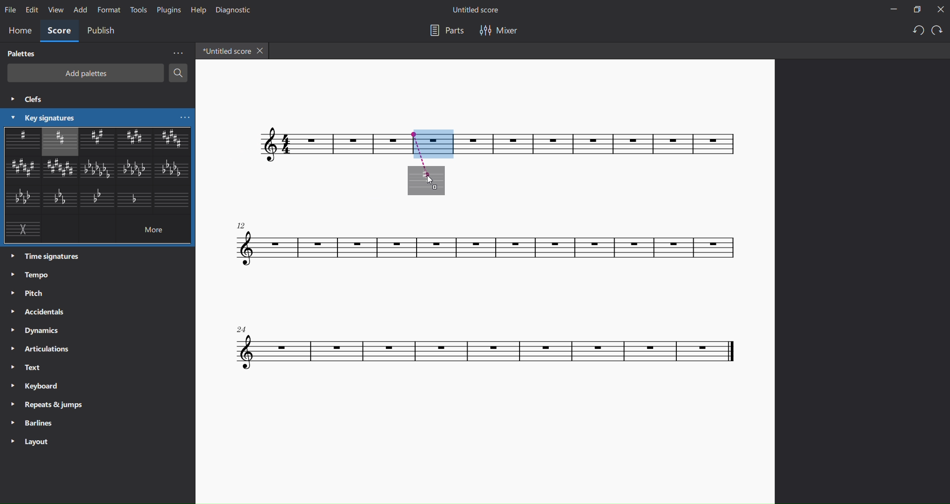  I want to click on accidentals, so click(41, 312).